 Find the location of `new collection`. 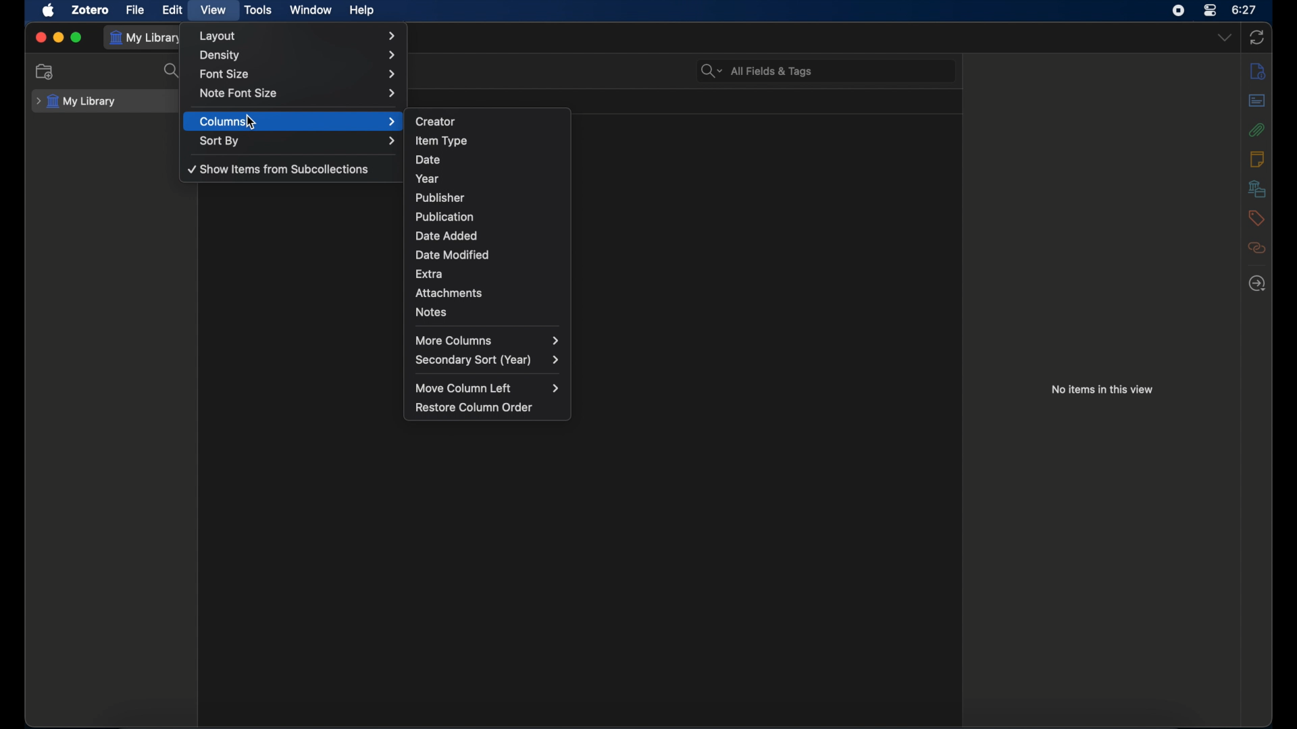

new collection is located at coordinates (45, 72).